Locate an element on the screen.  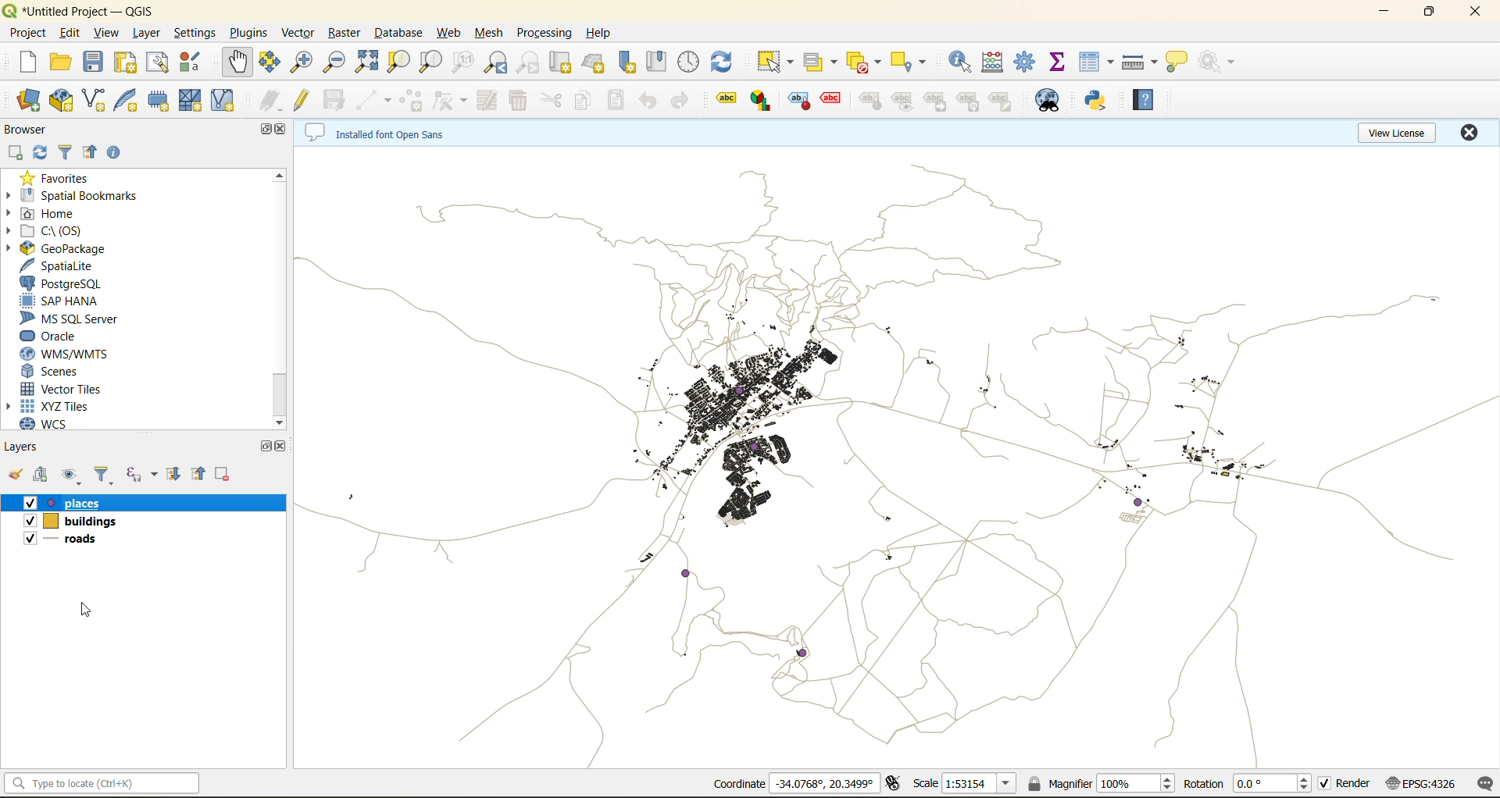
checkbox is located at coordinates (30, 538).